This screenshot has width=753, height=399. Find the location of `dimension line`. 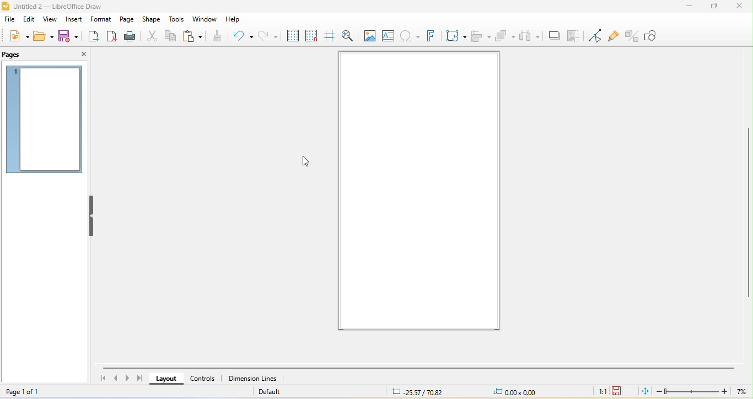

dimension line is located at coordinates (253, 379).